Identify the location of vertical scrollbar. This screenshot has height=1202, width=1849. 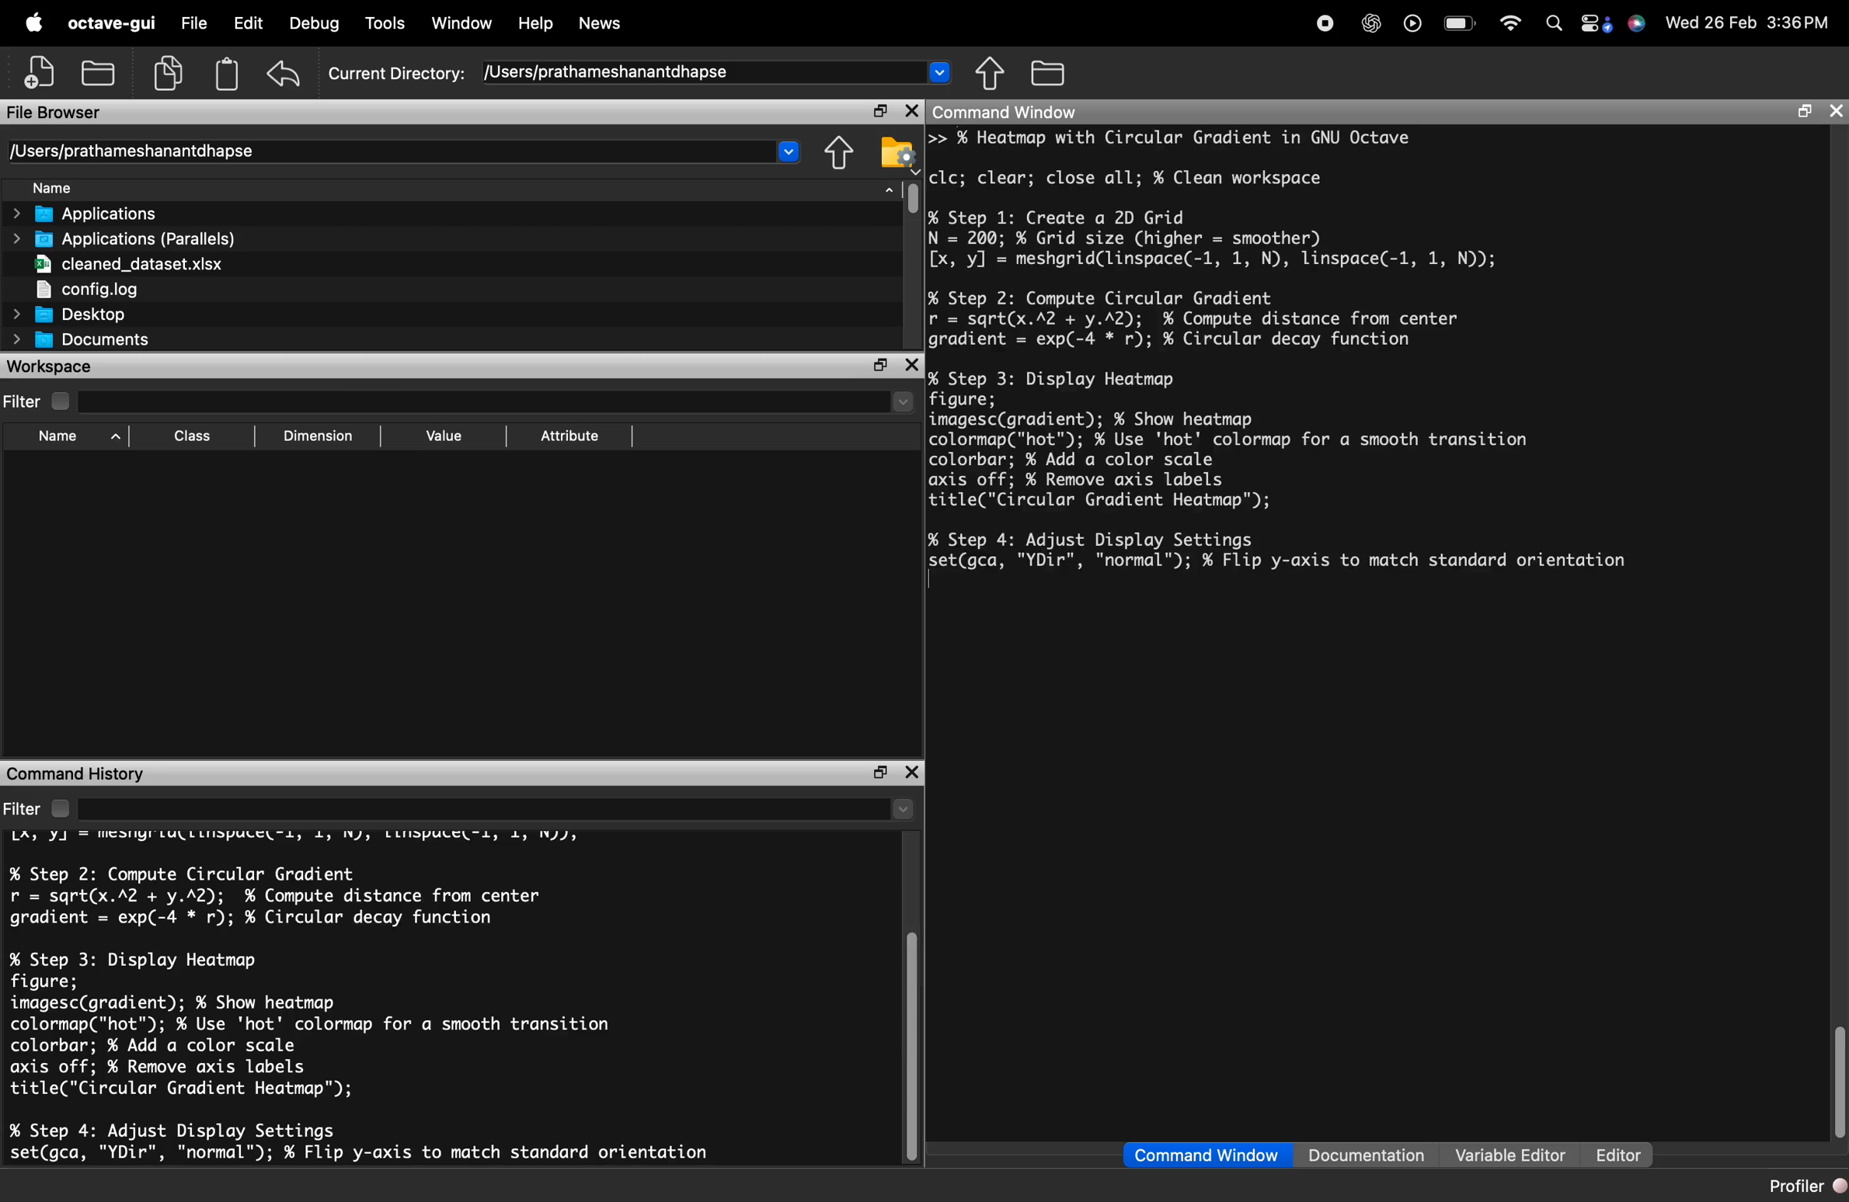
(1837, 1082).